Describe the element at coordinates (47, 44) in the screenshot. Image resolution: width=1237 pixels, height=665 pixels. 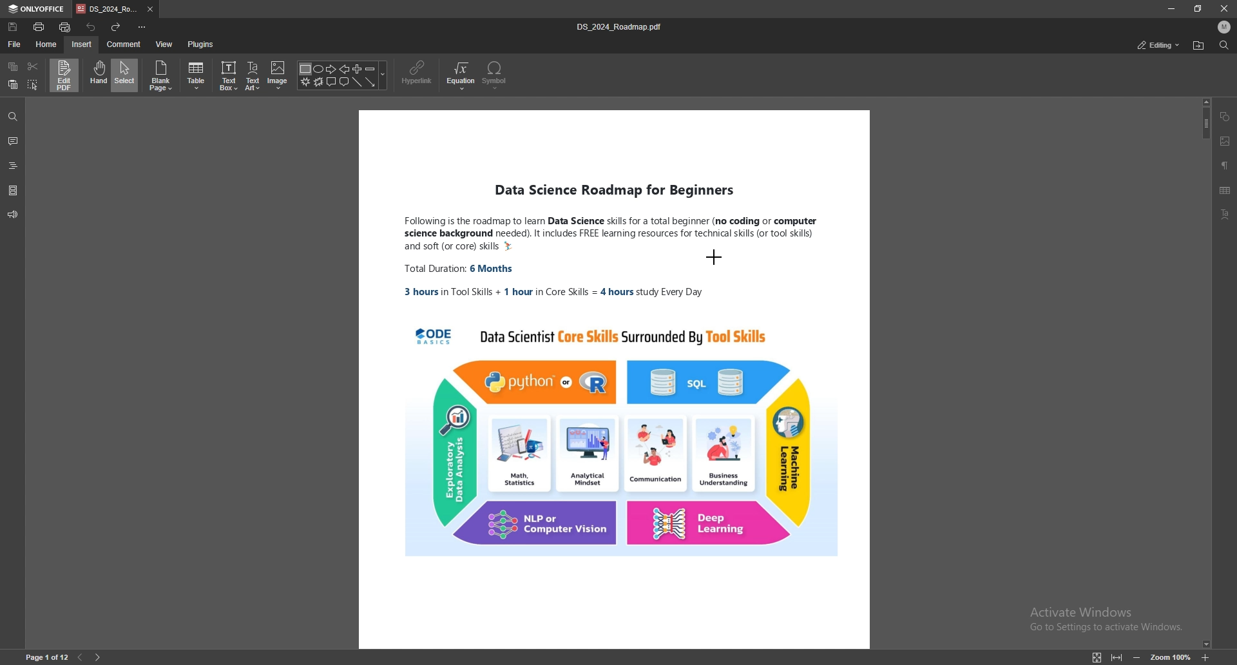
I see `home` at that location.